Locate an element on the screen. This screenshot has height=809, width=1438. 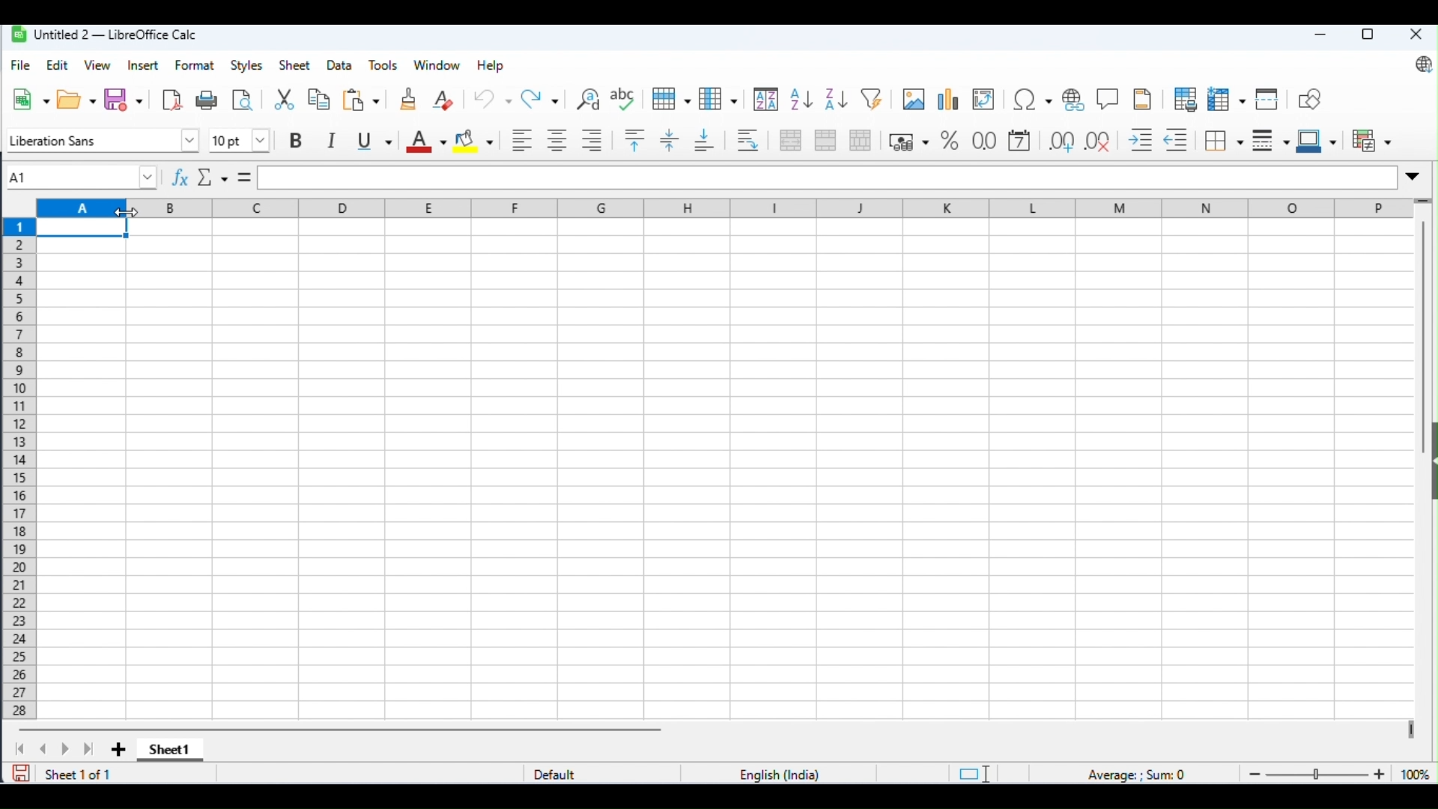
cursor is located at coordinates (127, 213).